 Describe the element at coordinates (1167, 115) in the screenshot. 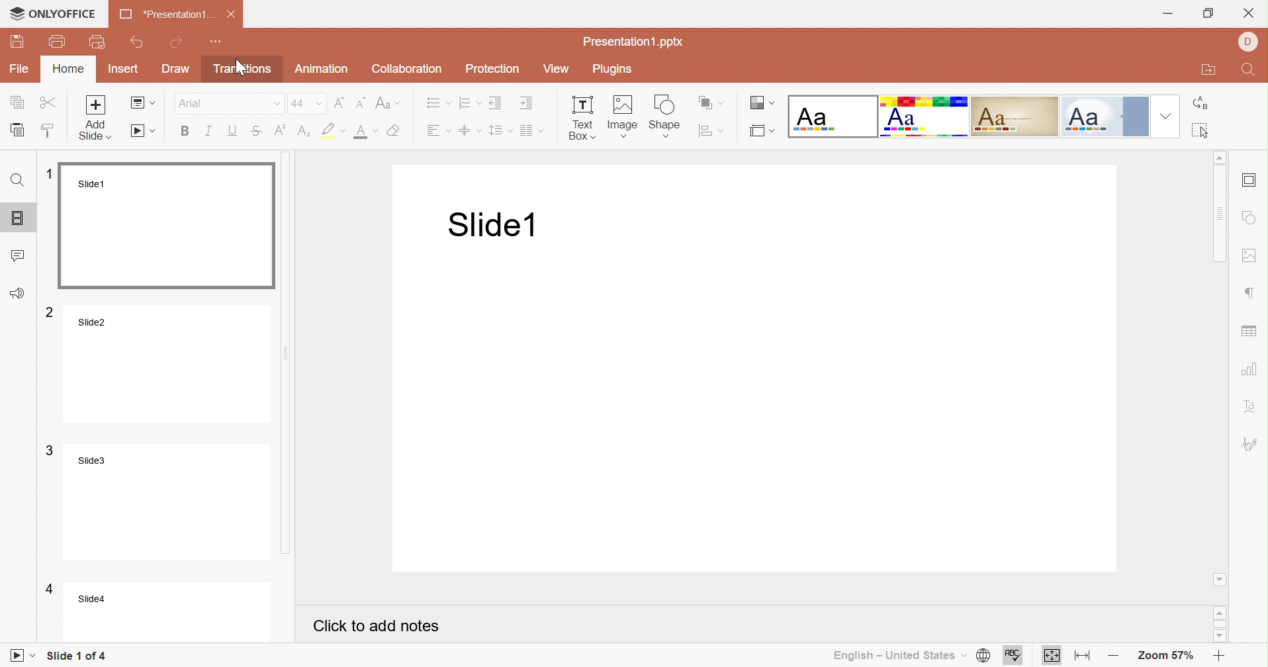

I see `More` at that location.